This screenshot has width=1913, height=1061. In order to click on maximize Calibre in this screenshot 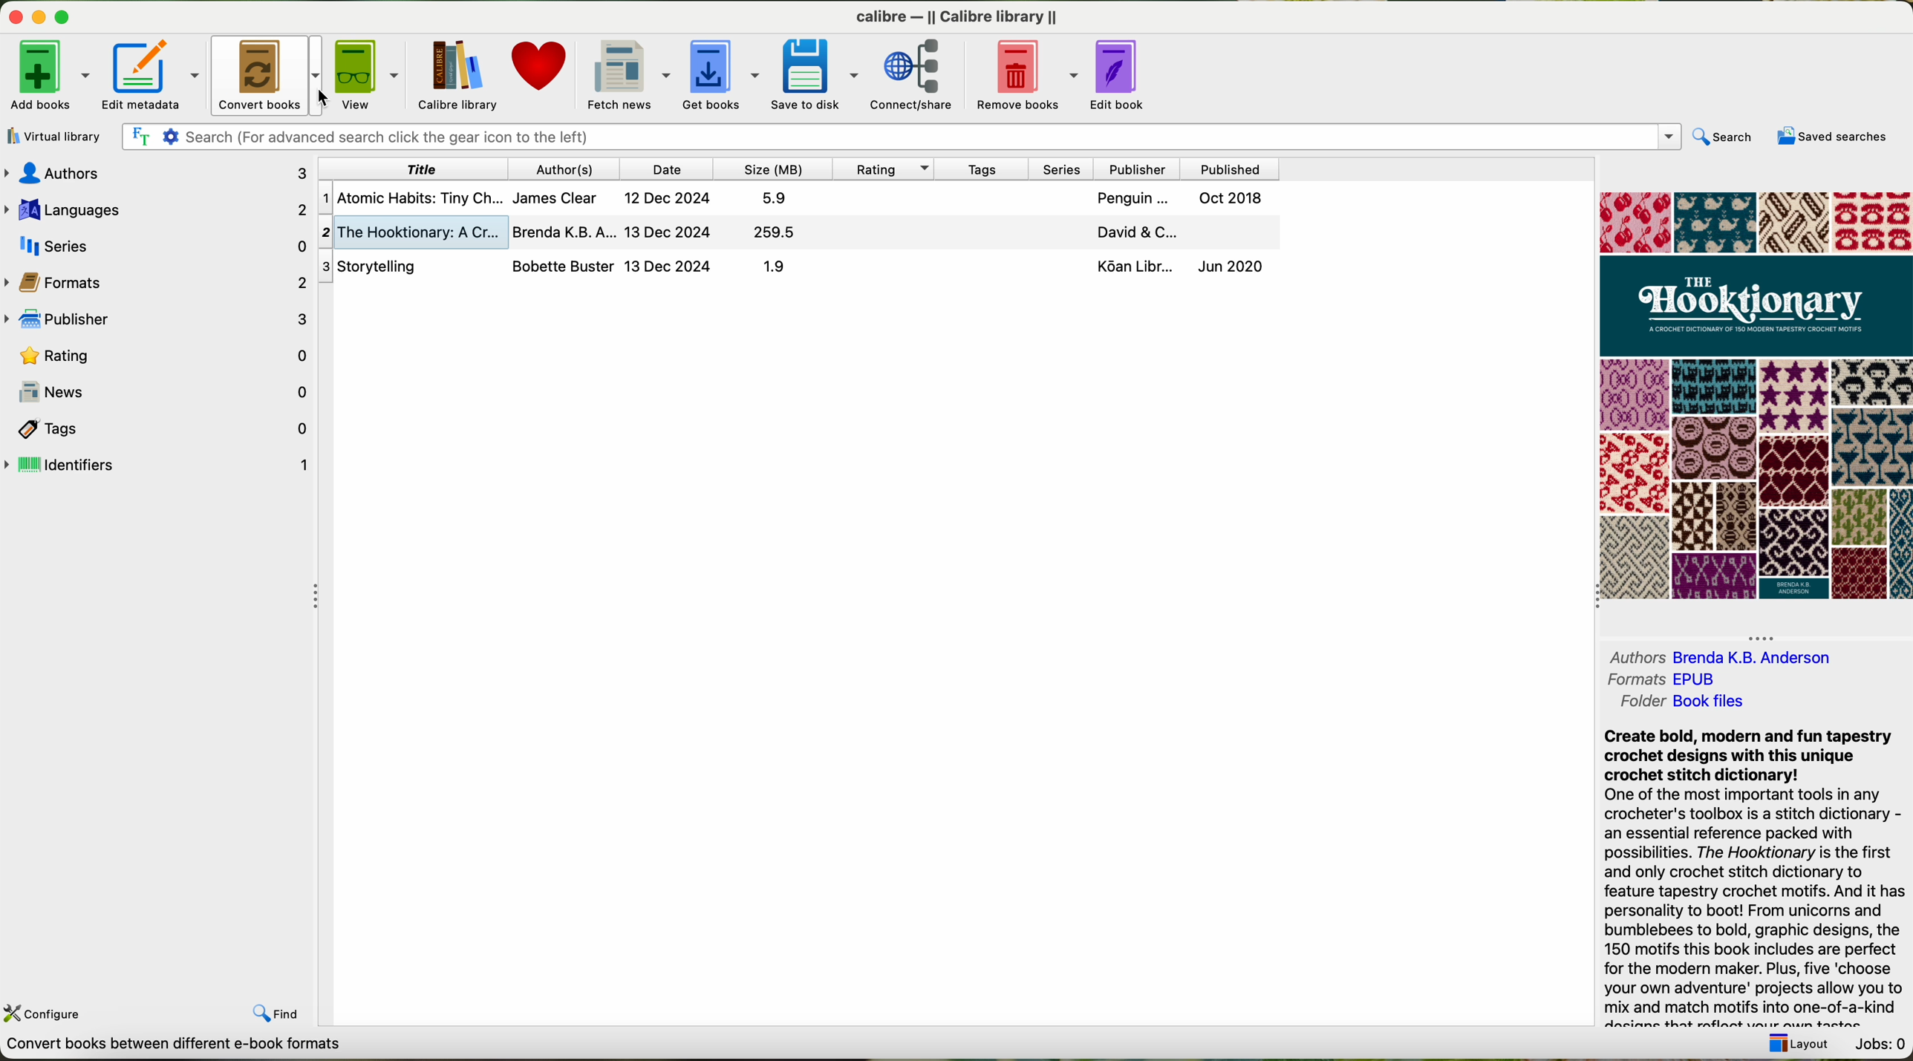, I will do `click(65, 14)`.